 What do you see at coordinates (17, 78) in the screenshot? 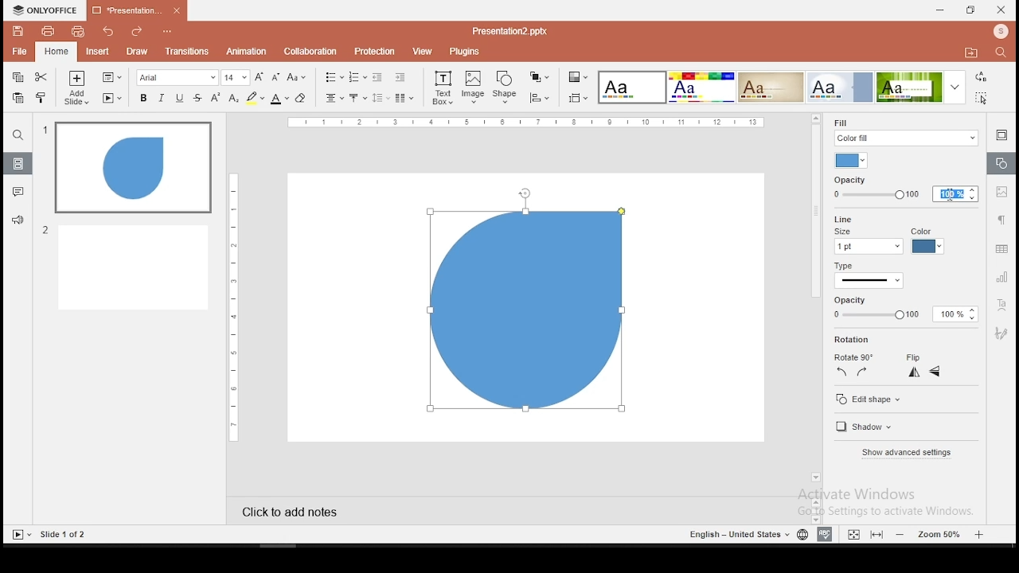
I see `copy` at bounding box center [17, 78].